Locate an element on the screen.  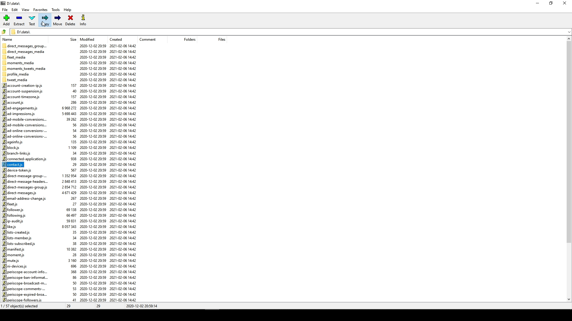
Info is located at coordinates (83, 20).